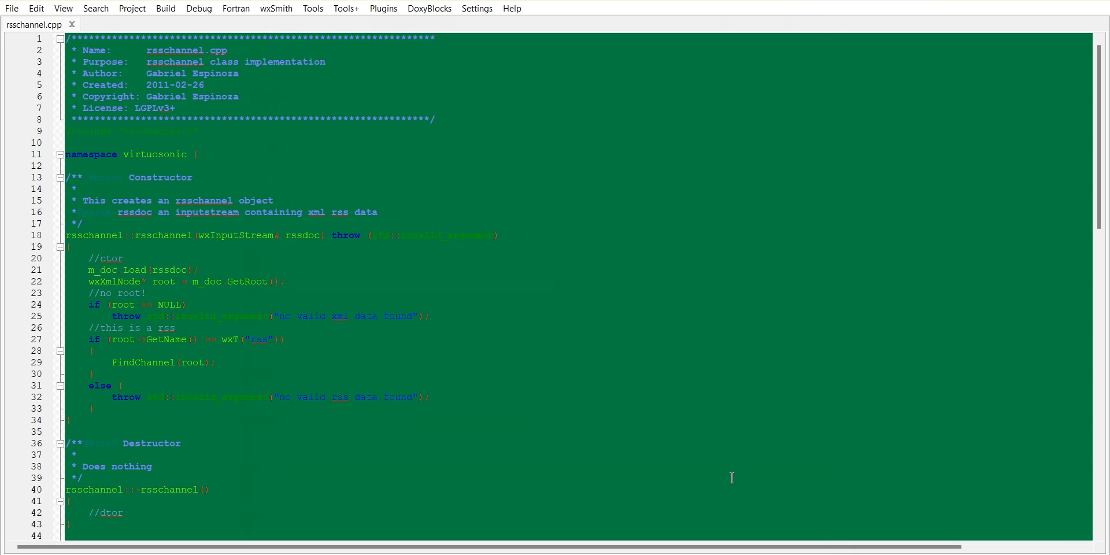  What do you see at coordinates (165, 8) in the screenshot?
I see `Build` at bounding box center [165, 8].